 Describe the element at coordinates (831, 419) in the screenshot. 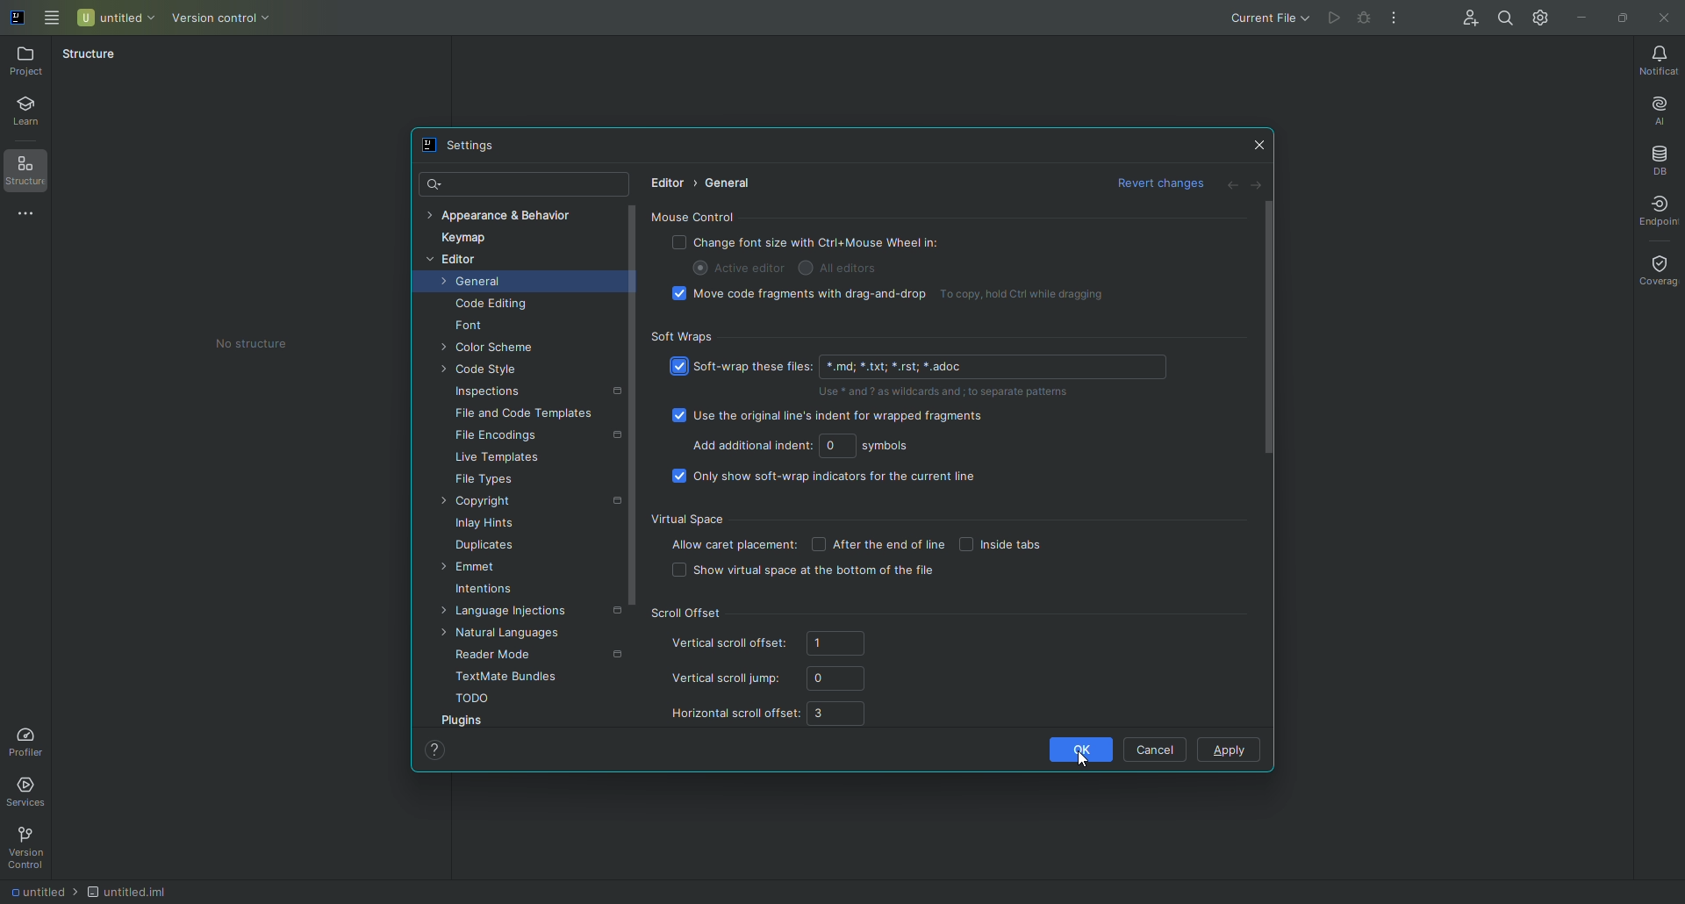

I see `Use the original line` at that location.